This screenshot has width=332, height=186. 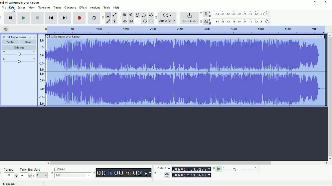 What do you see at coordinates (164, 168) in the screenshot?
I see `Selection` at bounding box center [164, 168].